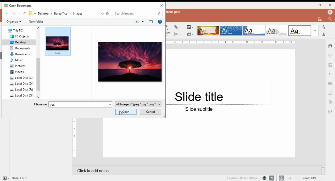 The width and height of the screenshot is (335, 181). What do you see at coordinates (25, 13) in the screenshot?
I see `up` at bounding box center [25, 13].